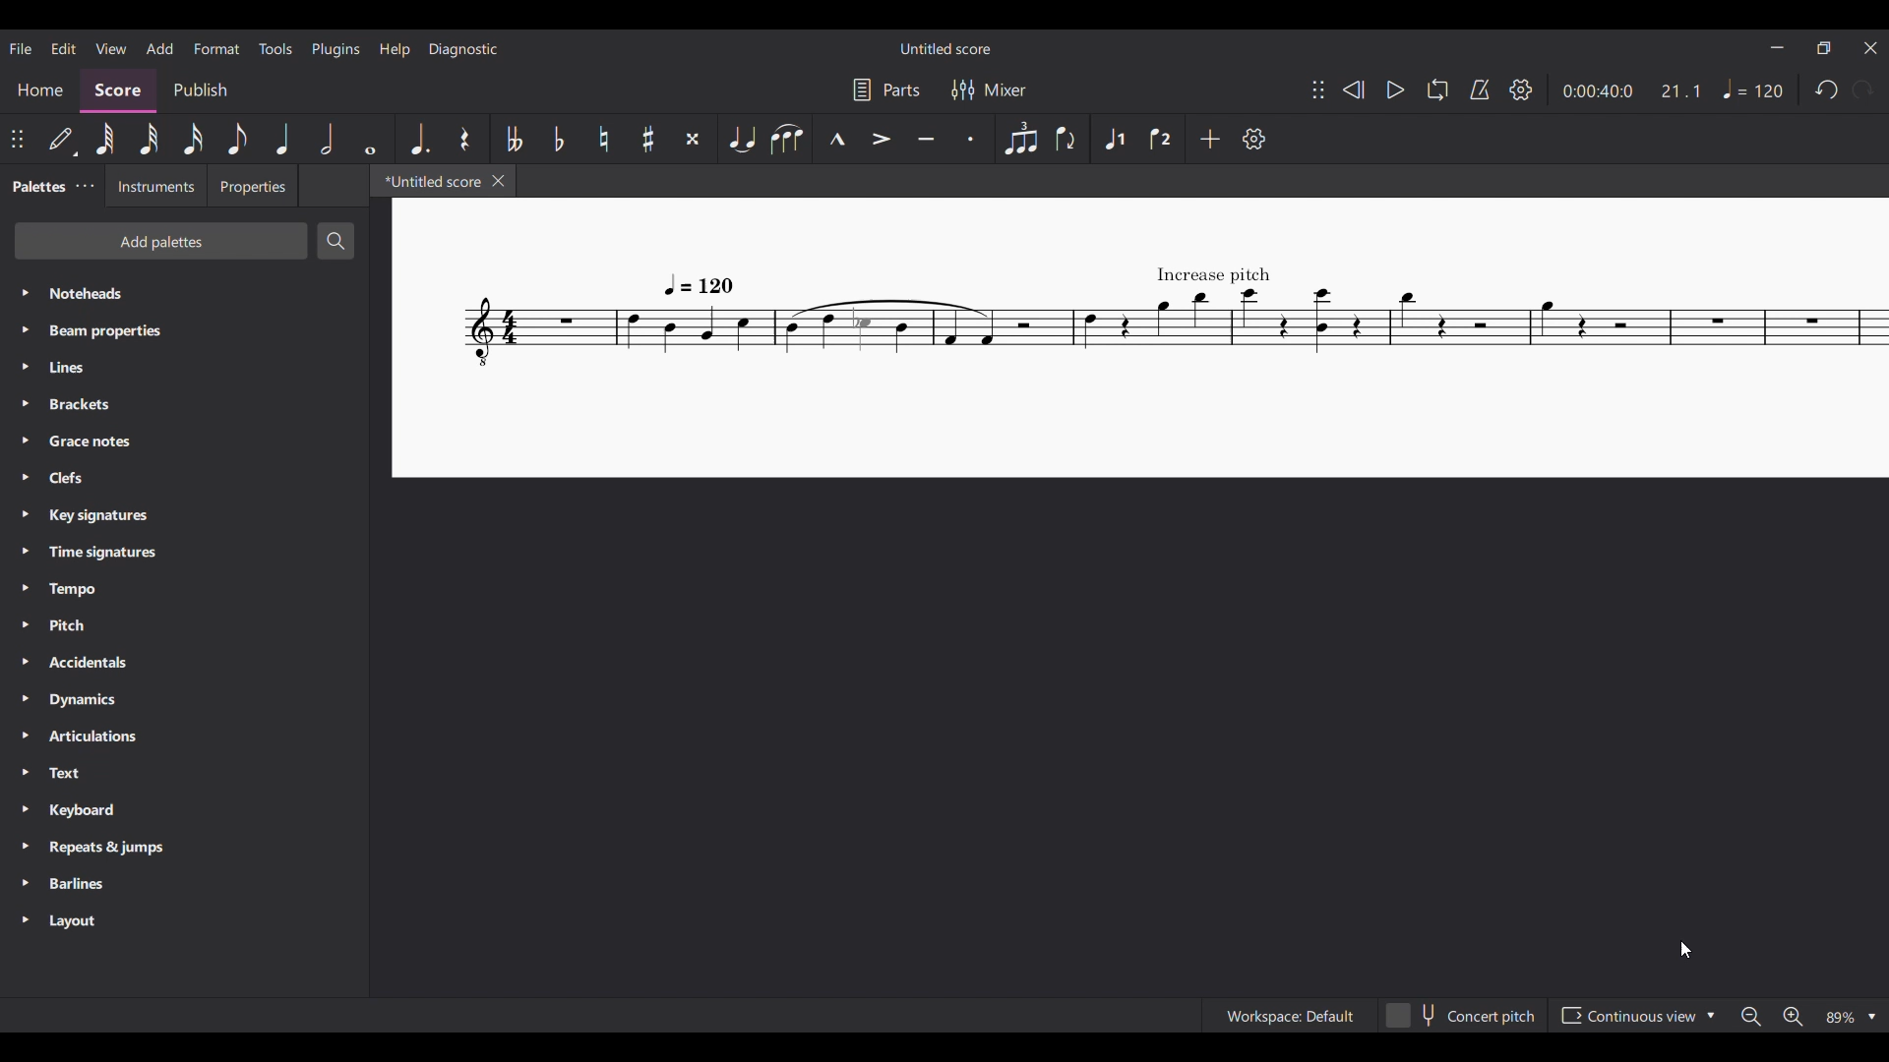 Image resolution: width=1889 pixels, height=1062 pixels. What do you see at coordinates (927, 139) in the screenshot?
I see `Tenuto` at bounding box center [927, 139].